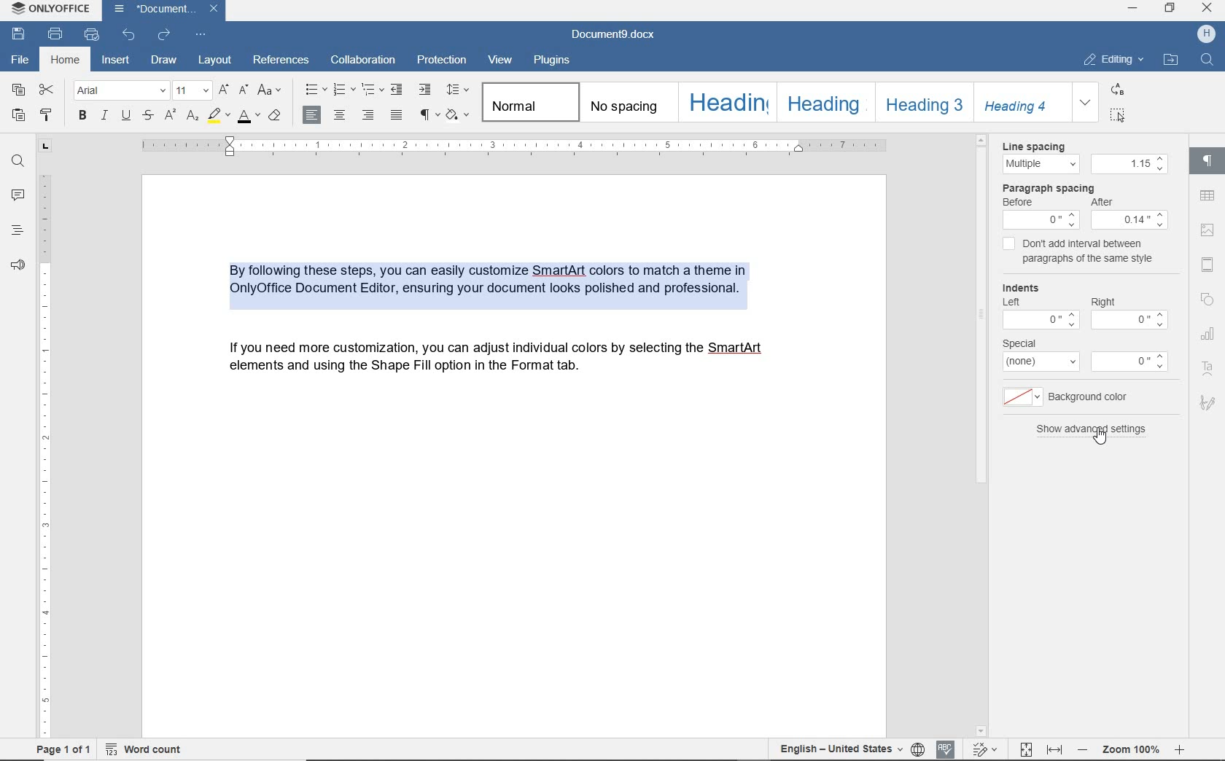 Image resolution: width=1225 pixels, height=761 pixels. I want to click on search, so click(1207, 59).